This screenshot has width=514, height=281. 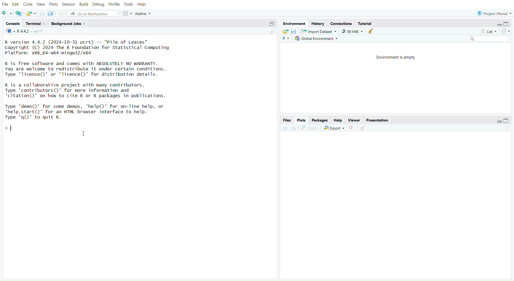 I want to click on terminal, so click(x=36, y=24).